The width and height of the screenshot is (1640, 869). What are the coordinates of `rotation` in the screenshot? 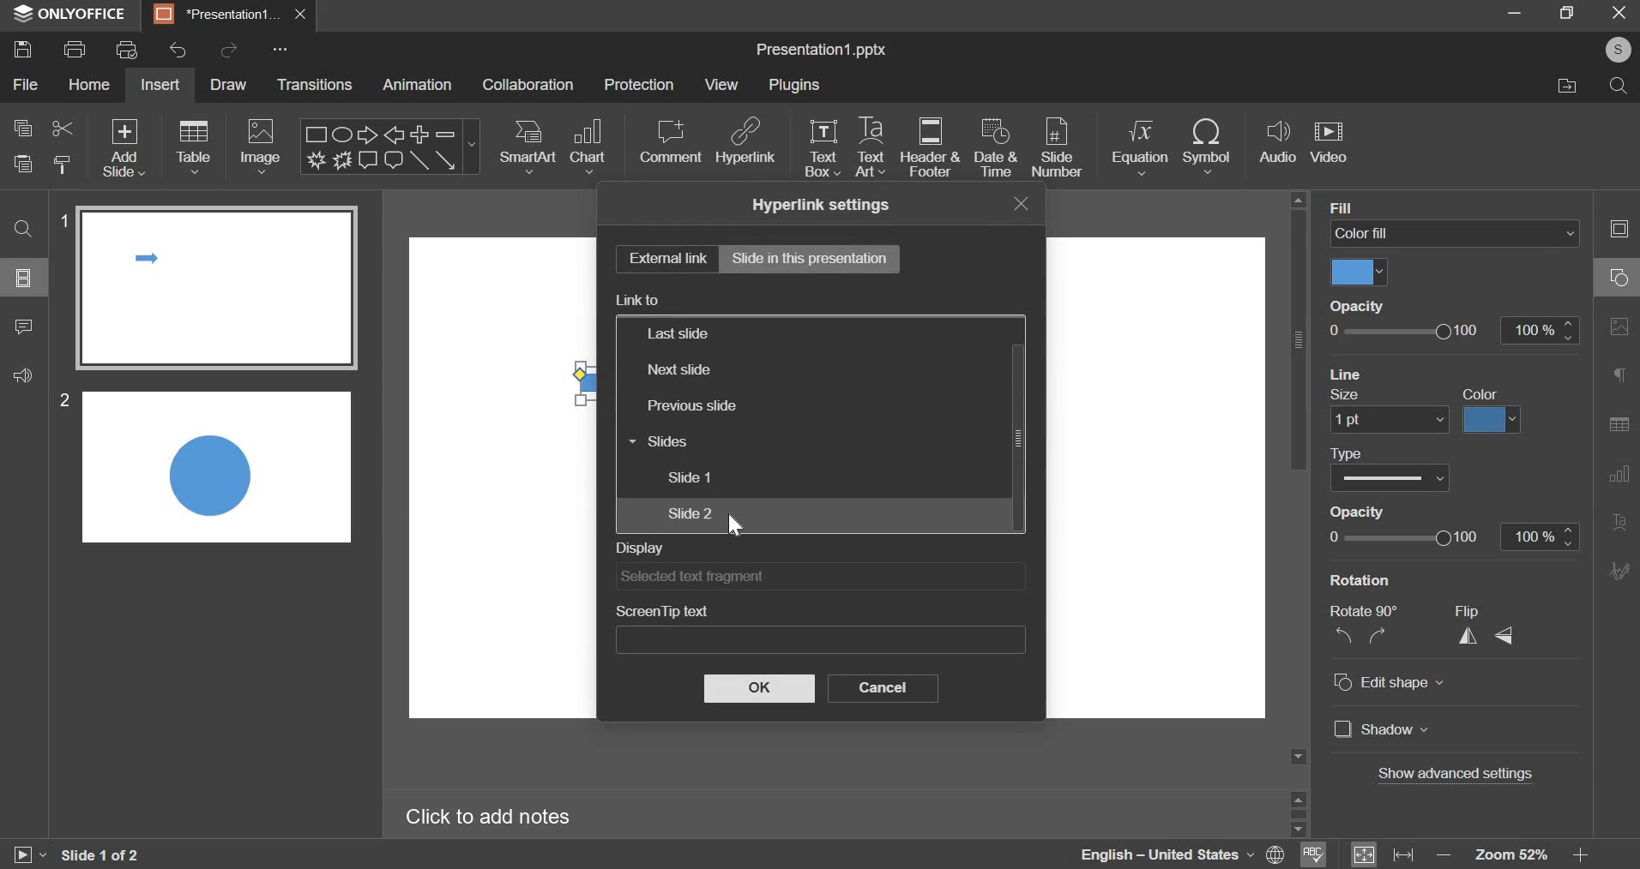 It's located at (1366, 580).